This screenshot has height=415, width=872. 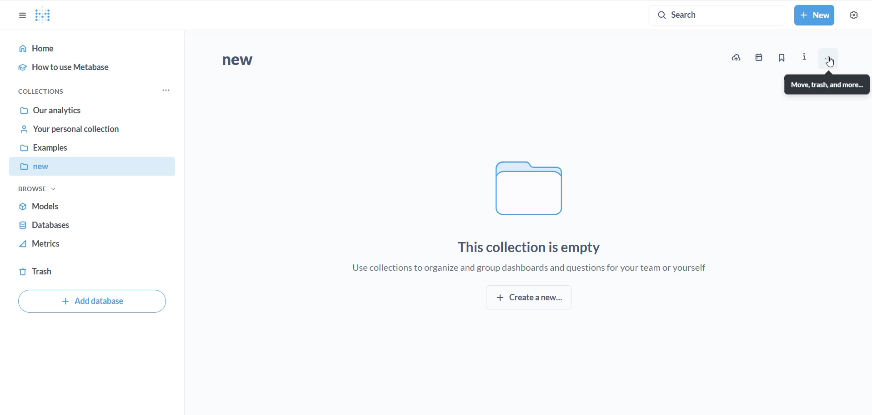 What do you see at coordinates (84, 132) in the screenshot?
I see `your personal collection` at bounding box center [84, 132].